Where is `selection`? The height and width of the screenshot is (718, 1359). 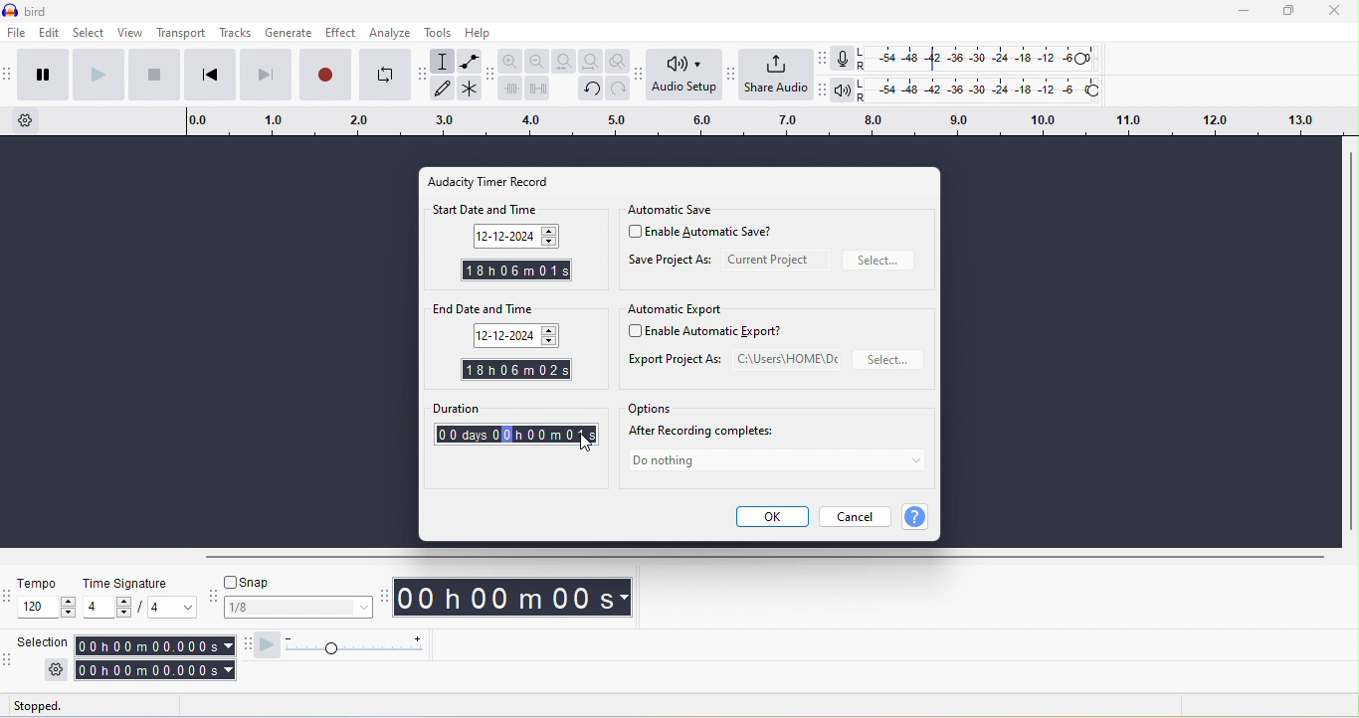 selection is located at coordinates (44, 644).